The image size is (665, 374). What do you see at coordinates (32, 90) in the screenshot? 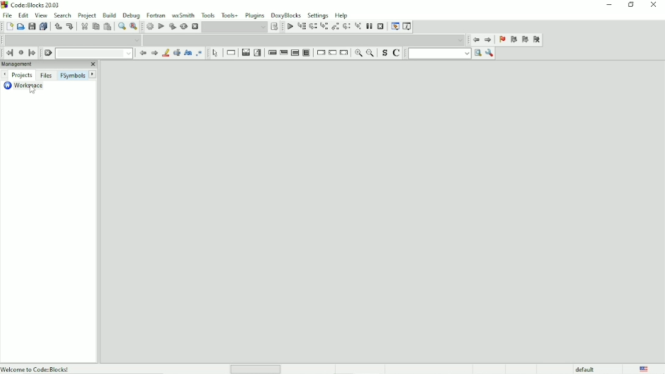
I see `Cursor` at bounding box center [32, 90].